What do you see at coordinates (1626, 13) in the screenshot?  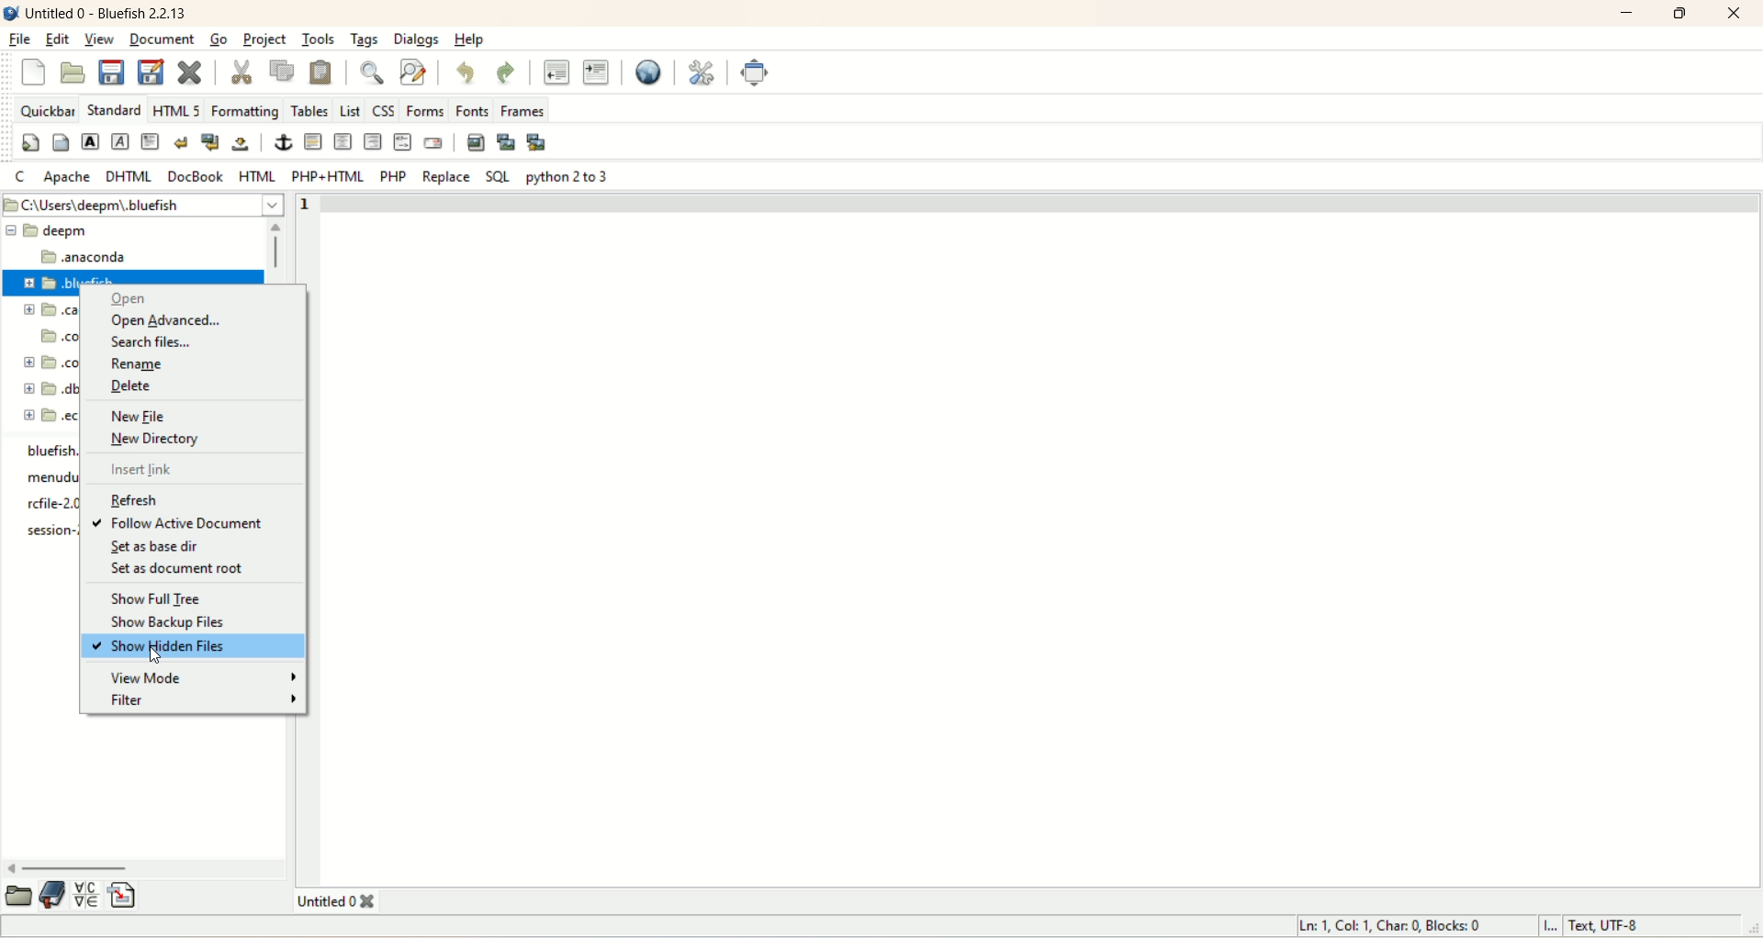 I see `minimize` at bounding box center [1626, 13].